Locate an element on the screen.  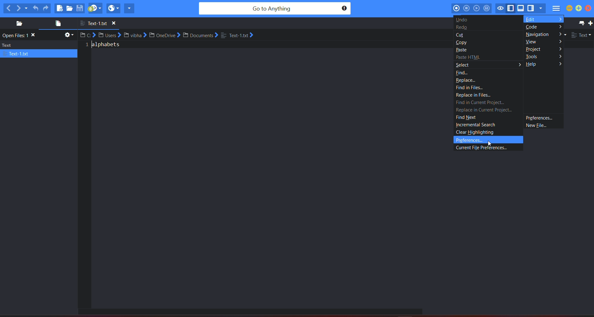
save file is located at coordinates (80, 8).